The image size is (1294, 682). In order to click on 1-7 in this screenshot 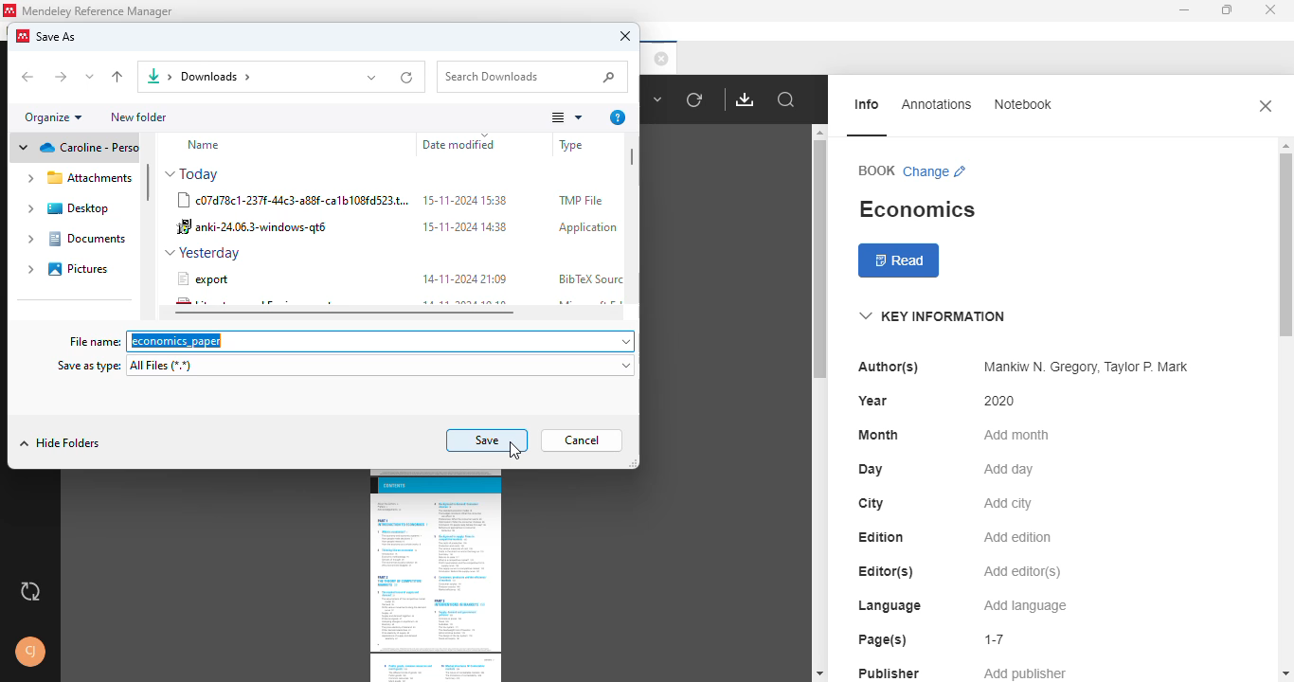, I will do `click(996, 639)`.